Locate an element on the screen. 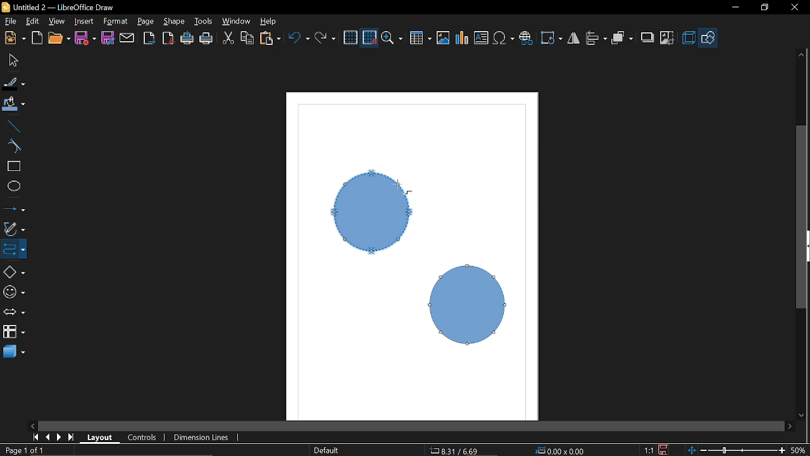  Insert is located at coordinates (83, 21).